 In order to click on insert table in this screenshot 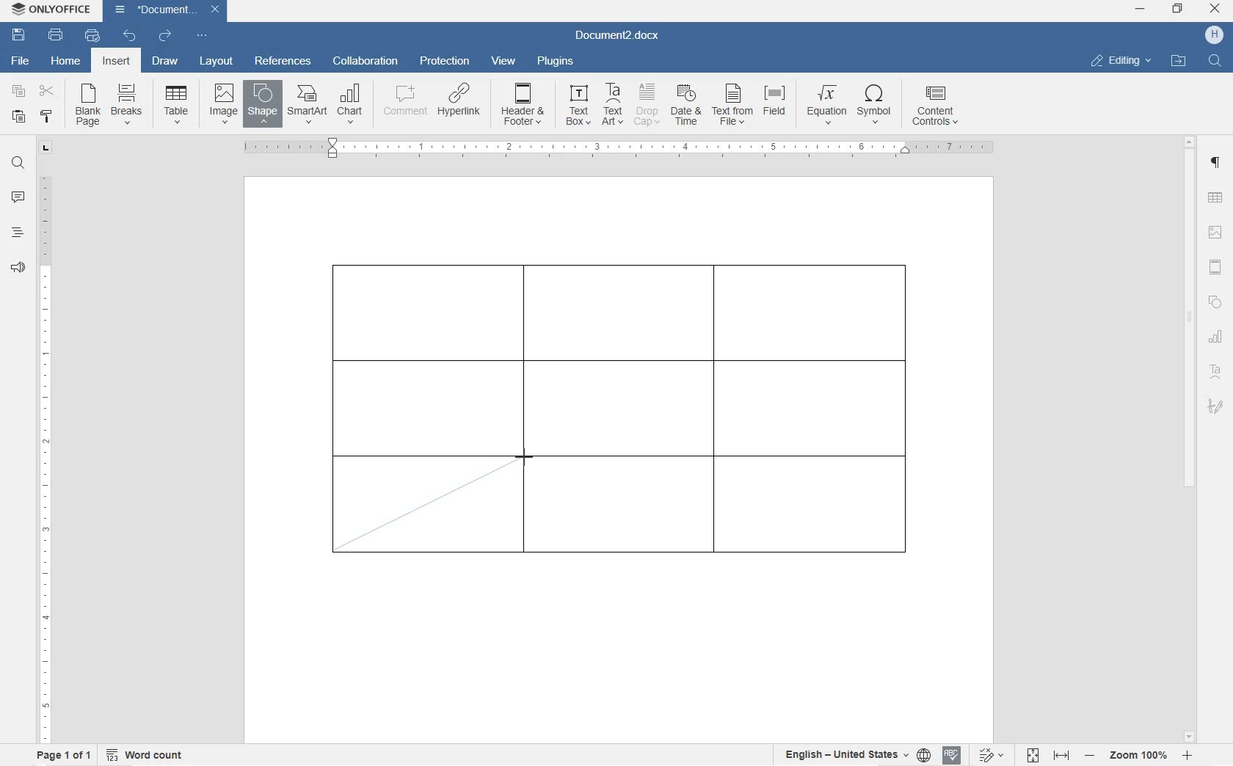, I will do `click(173, 104)`.